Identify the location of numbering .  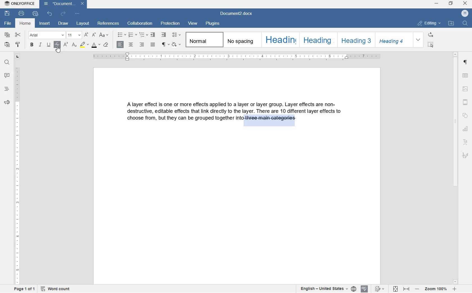
(133, 35).